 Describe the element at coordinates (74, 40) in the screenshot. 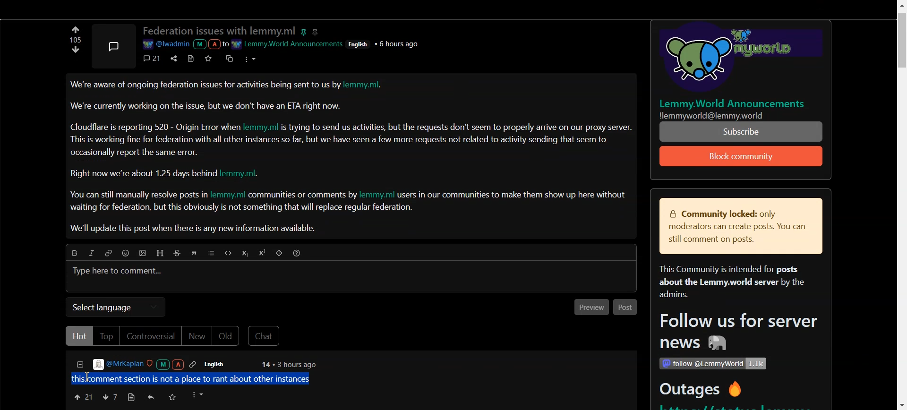

I see `Text` at that location.